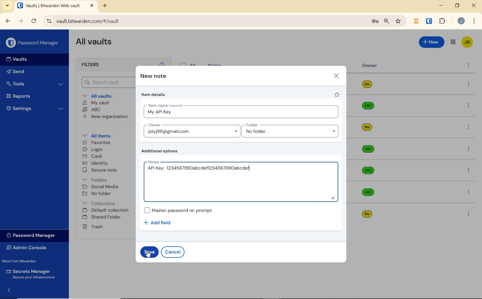 The height and width of the screenshot is (299, 482). What do you see at coordinates (178, 210) in the screenshot?
I see `Master password re-prompt` at bounding box center [178, 210].